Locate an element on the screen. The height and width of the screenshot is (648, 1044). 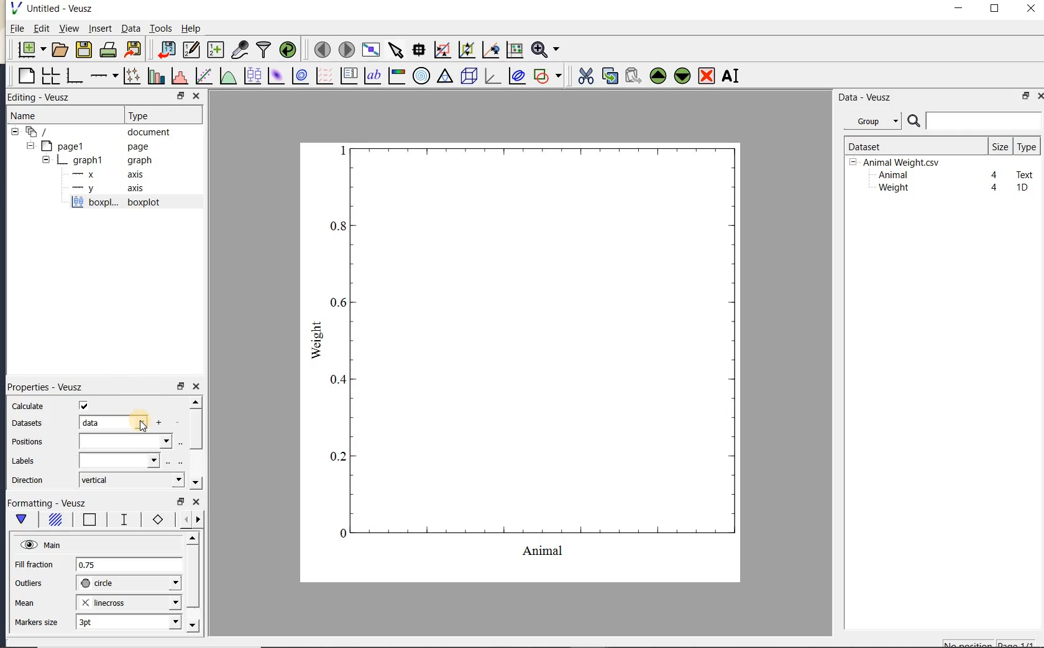
Properties - Veusz is located at coordinates (44, 386).